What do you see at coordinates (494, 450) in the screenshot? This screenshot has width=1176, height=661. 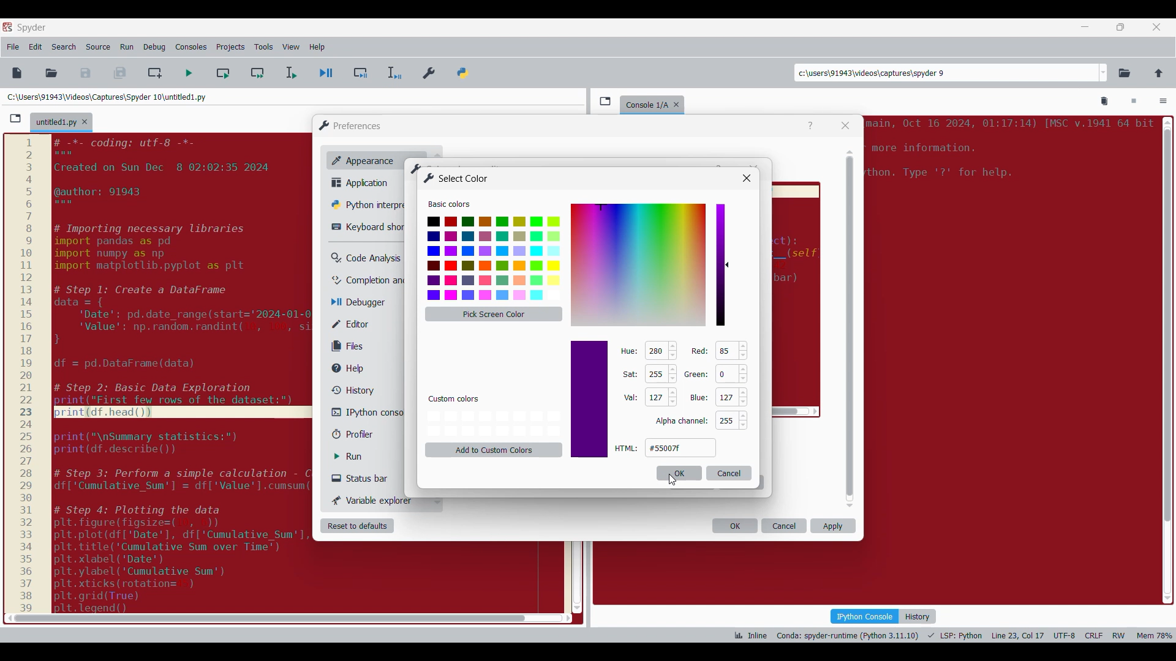 I see `Add to custom colors` at bounding box center [494, 450].